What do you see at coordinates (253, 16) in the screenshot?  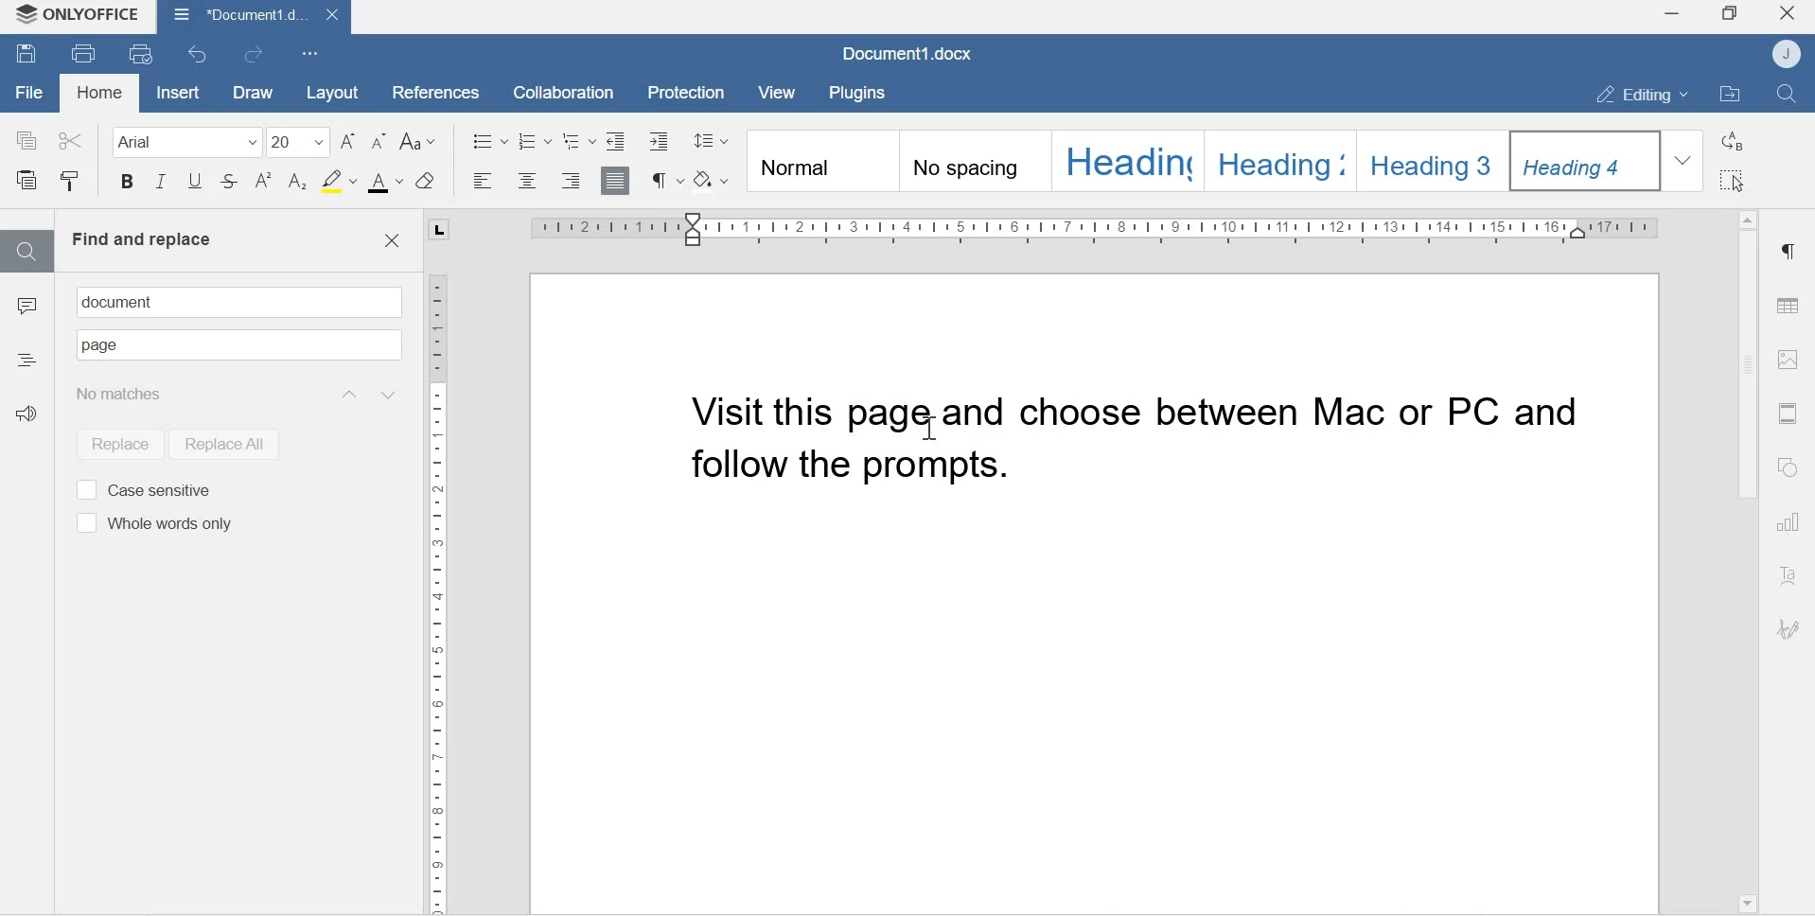 I see `Document1.docx` at bounding box center [253, 16].